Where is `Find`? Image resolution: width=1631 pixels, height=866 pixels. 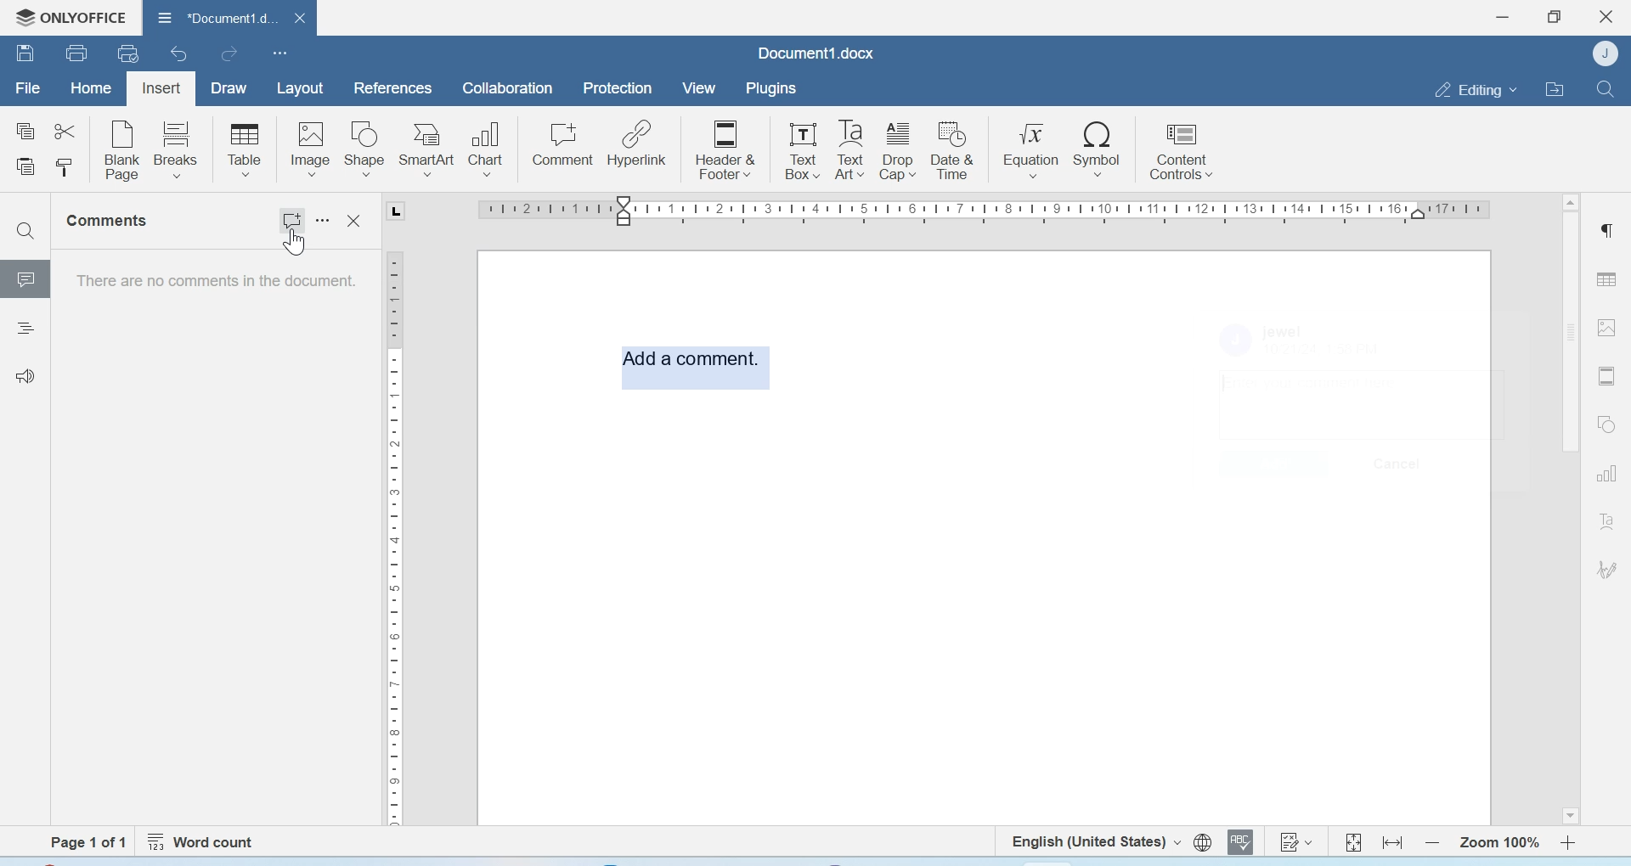 Find is located at coordinates (1604, 88).